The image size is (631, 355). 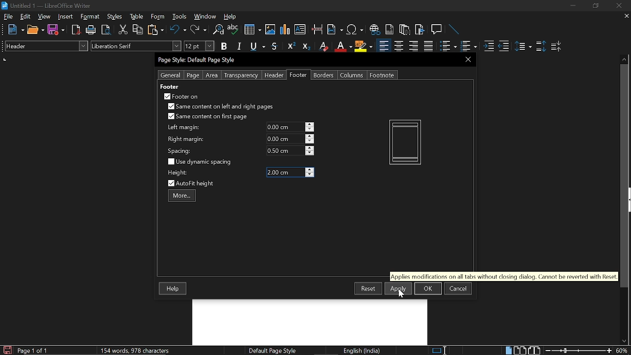 I want to click on height, so click(x=178, y=173).